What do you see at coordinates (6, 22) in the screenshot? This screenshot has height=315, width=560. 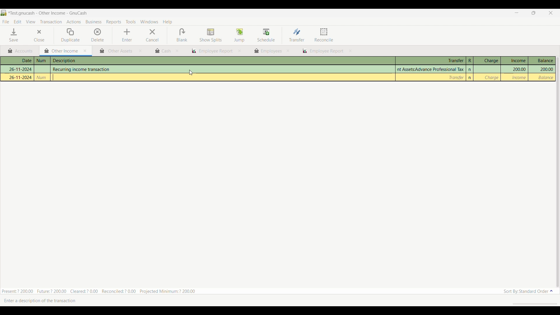 I see `File menu` at bounding box center [6, 22].